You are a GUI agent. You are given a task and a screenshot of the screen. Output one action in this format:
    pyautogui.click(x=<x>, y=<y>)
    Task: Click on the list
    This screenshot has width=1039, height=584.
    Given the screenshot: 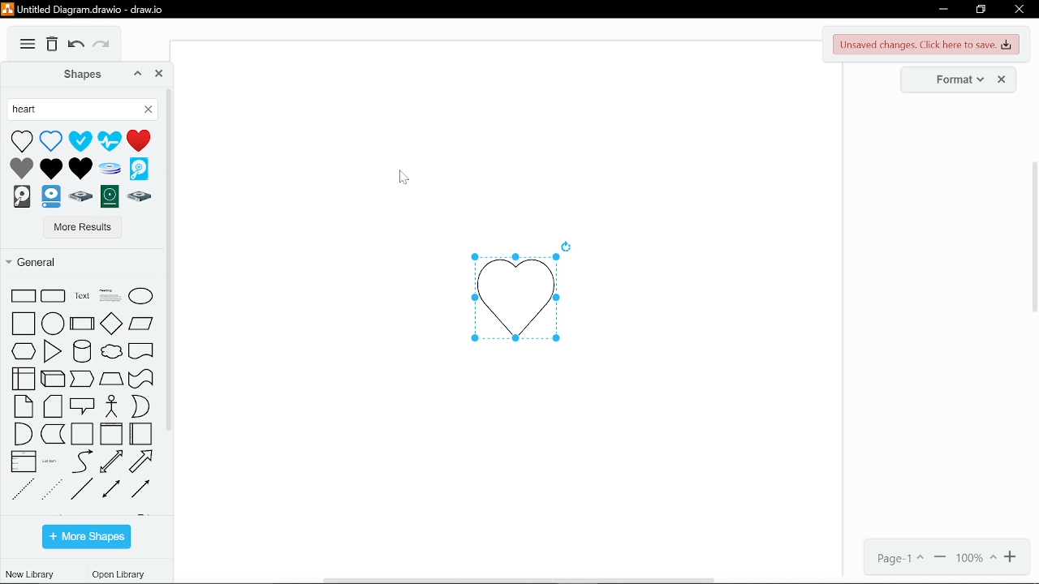 What is the action you would take?
    pyautogui.click(x=24, y=462)
    